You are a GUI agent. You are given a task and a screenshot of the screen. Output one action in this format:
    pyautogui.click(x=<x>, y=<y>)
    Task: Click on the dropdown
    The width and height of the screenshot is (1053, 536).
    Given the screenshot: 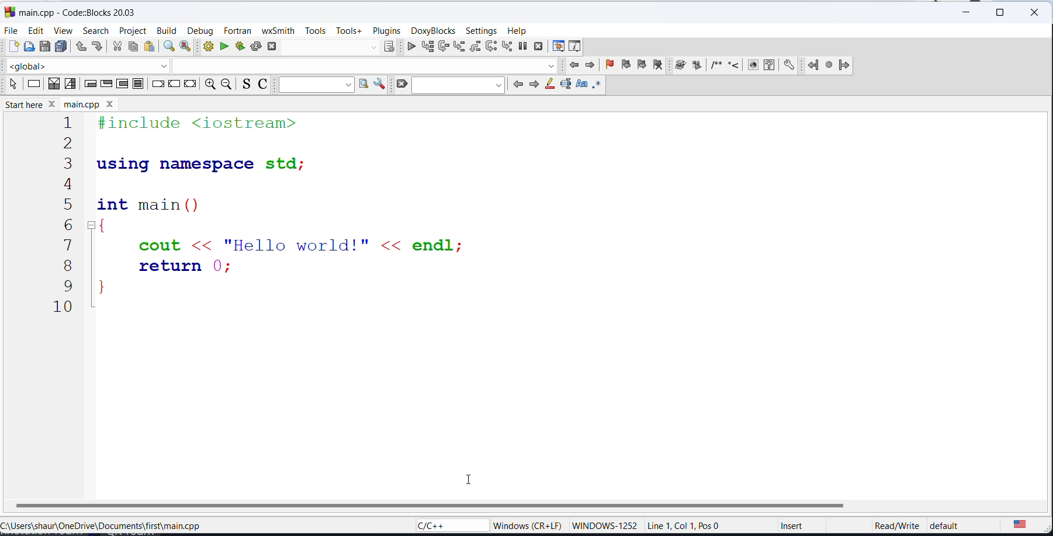 What is the action you would take?
    pyautogui.click(x=552, y=66)
    